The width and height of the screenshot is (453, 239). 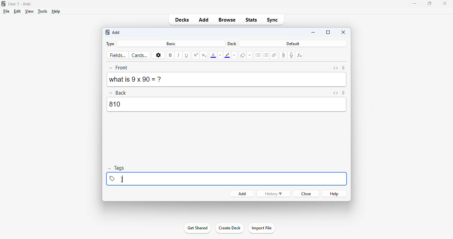 I want to click on subscript, so click(x=204, y=55).